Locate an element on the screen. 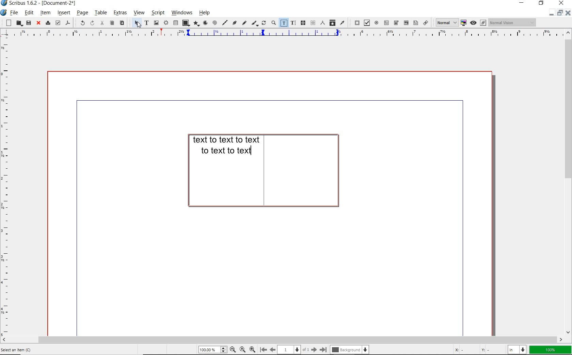 This screenshot has height=355, width=572. edit is located at coordinates (29, 13).